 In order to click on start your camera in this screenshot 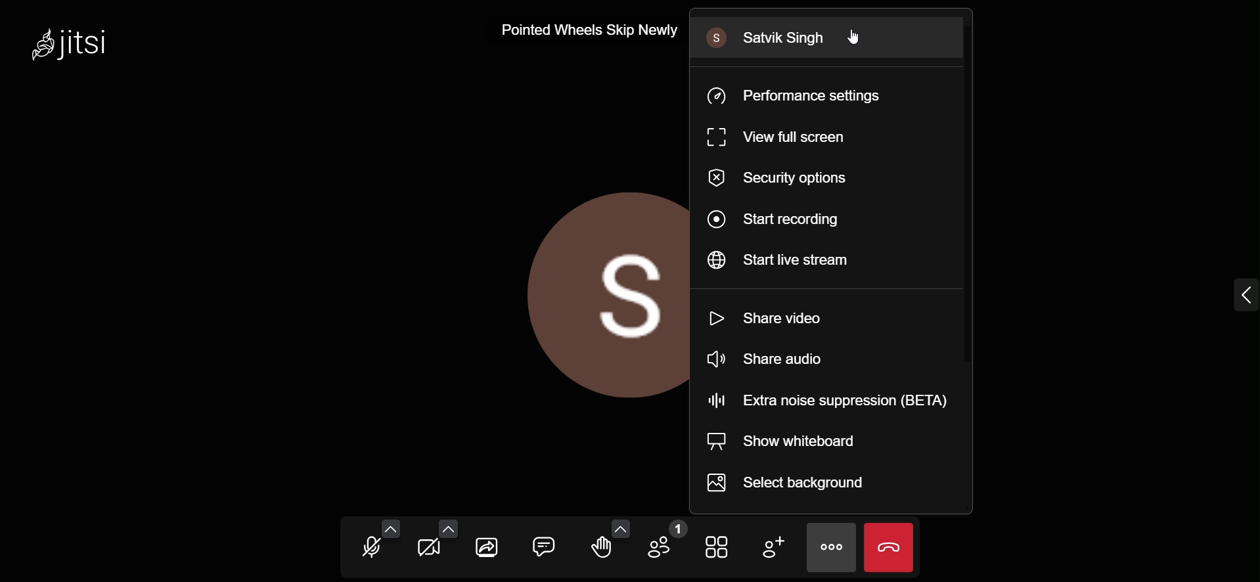, I will do `click(427, 548)`.